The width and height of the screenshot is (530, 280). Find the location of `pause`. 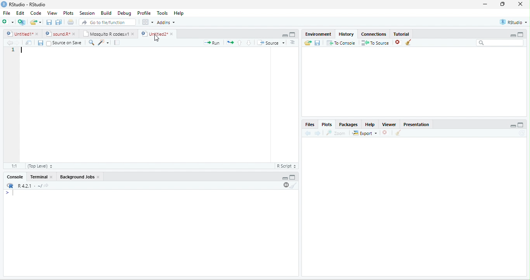

pause is located at coordinates (285, 185).